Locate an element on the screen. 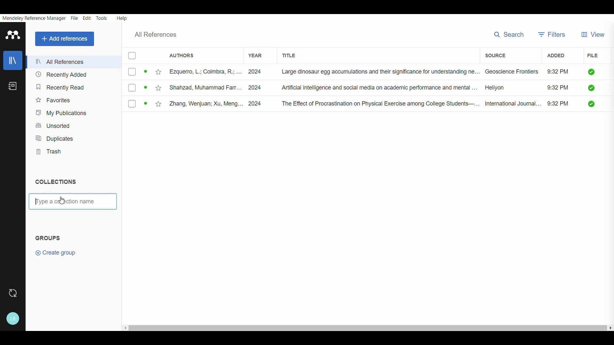 The height and width of the screenshot is (345, 614). 2024 is located at coordinates (256, 87).